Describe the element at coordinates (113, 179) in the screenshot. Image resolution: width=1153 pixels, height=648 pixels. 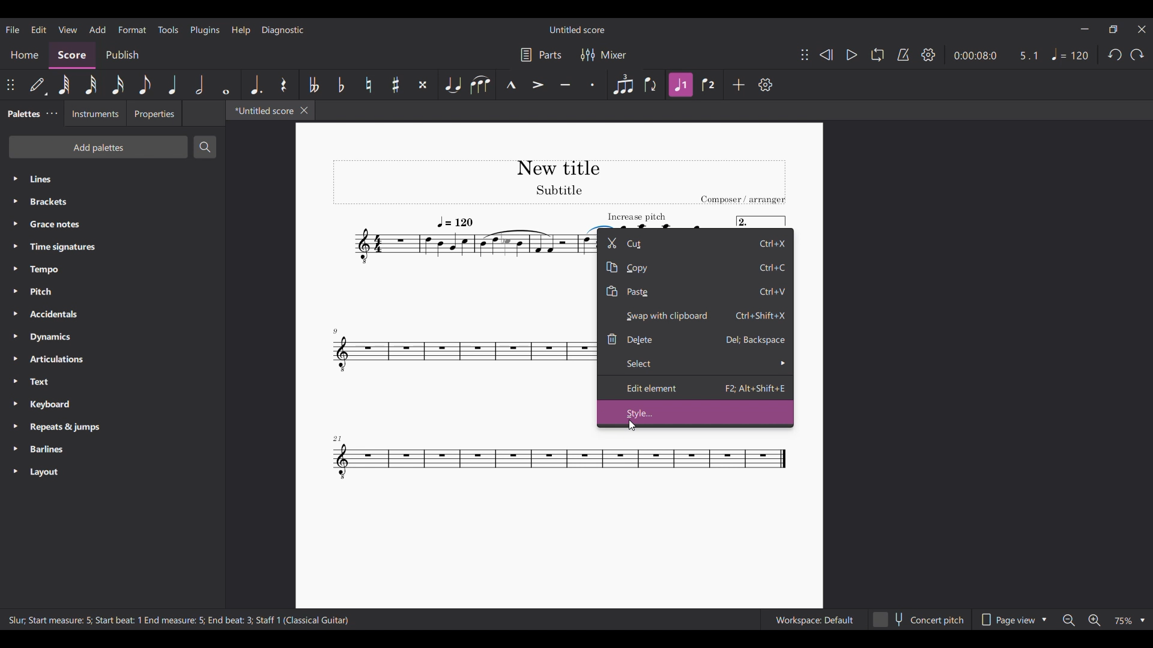
I see `Lines` at that location.